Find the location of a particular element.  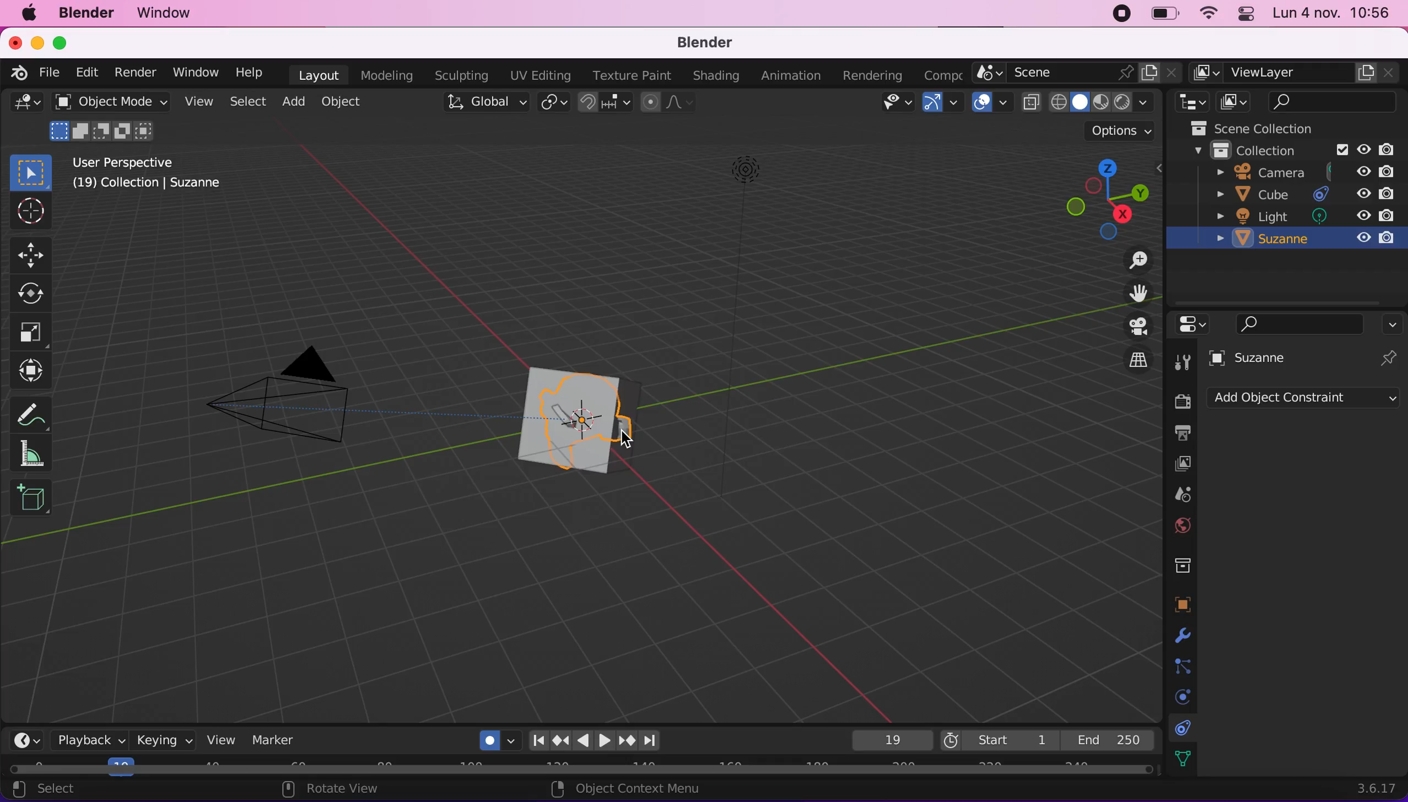

annotate is located at coordinates (31, 414).